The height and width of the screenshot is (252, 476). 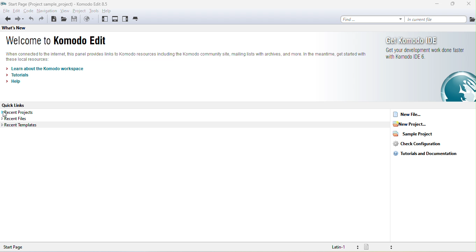 I want to click on forward, so click(x=20, y=19).